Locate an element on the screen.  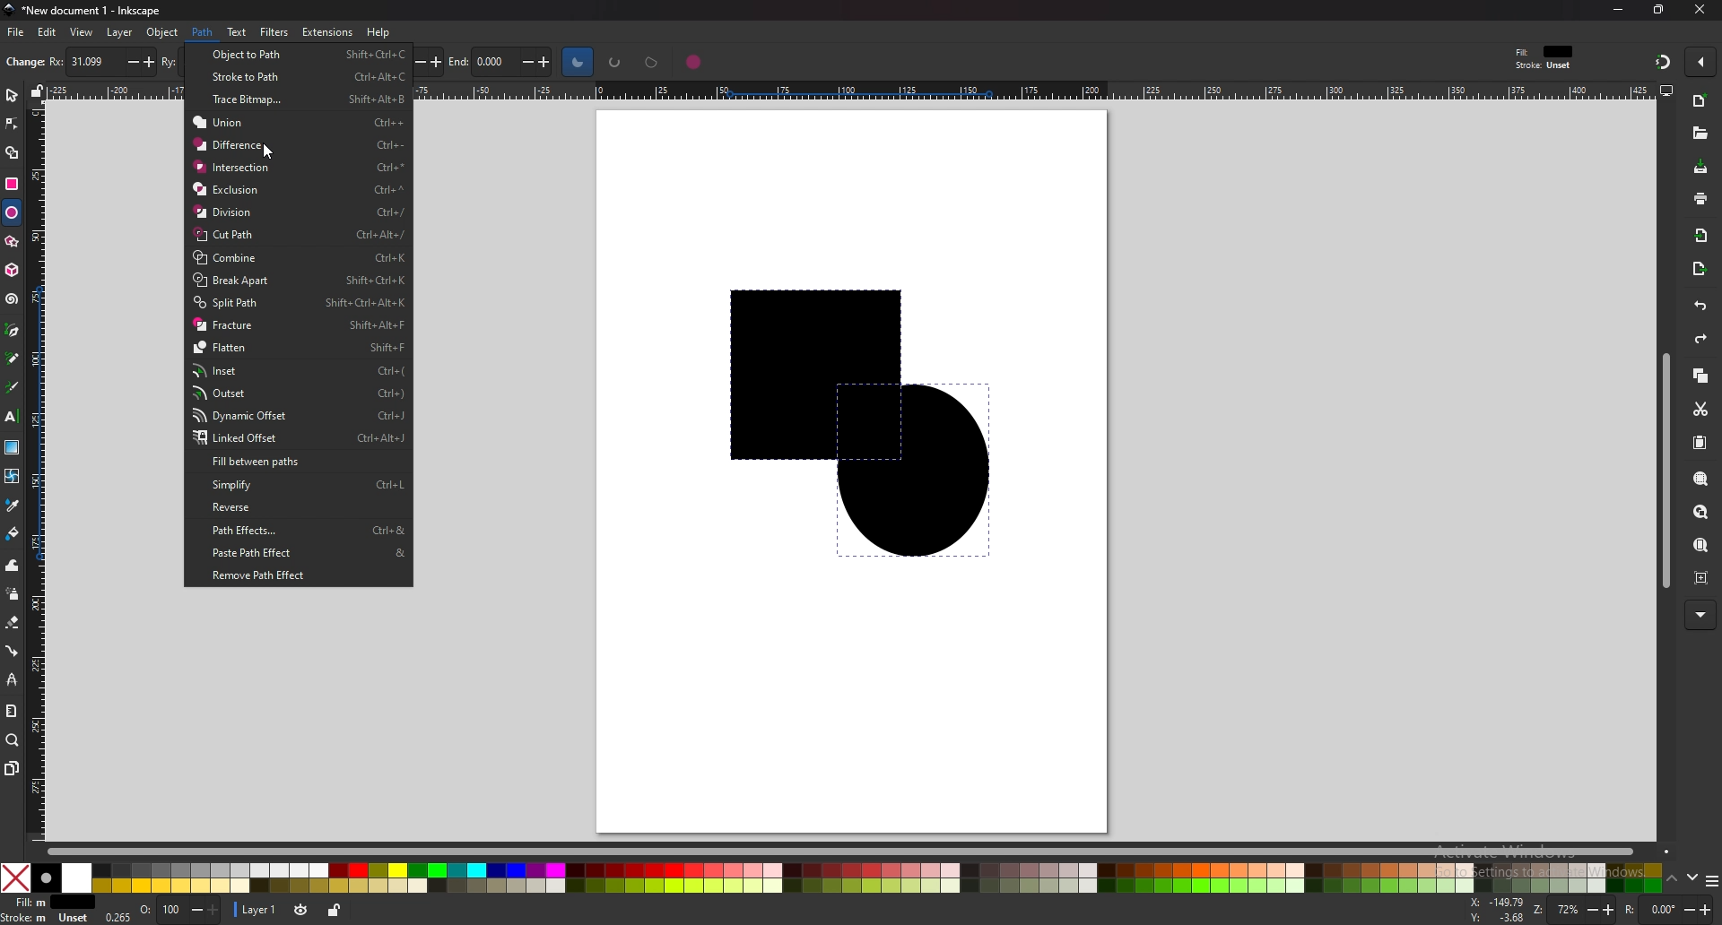
end is located at coordinates (505, 63).